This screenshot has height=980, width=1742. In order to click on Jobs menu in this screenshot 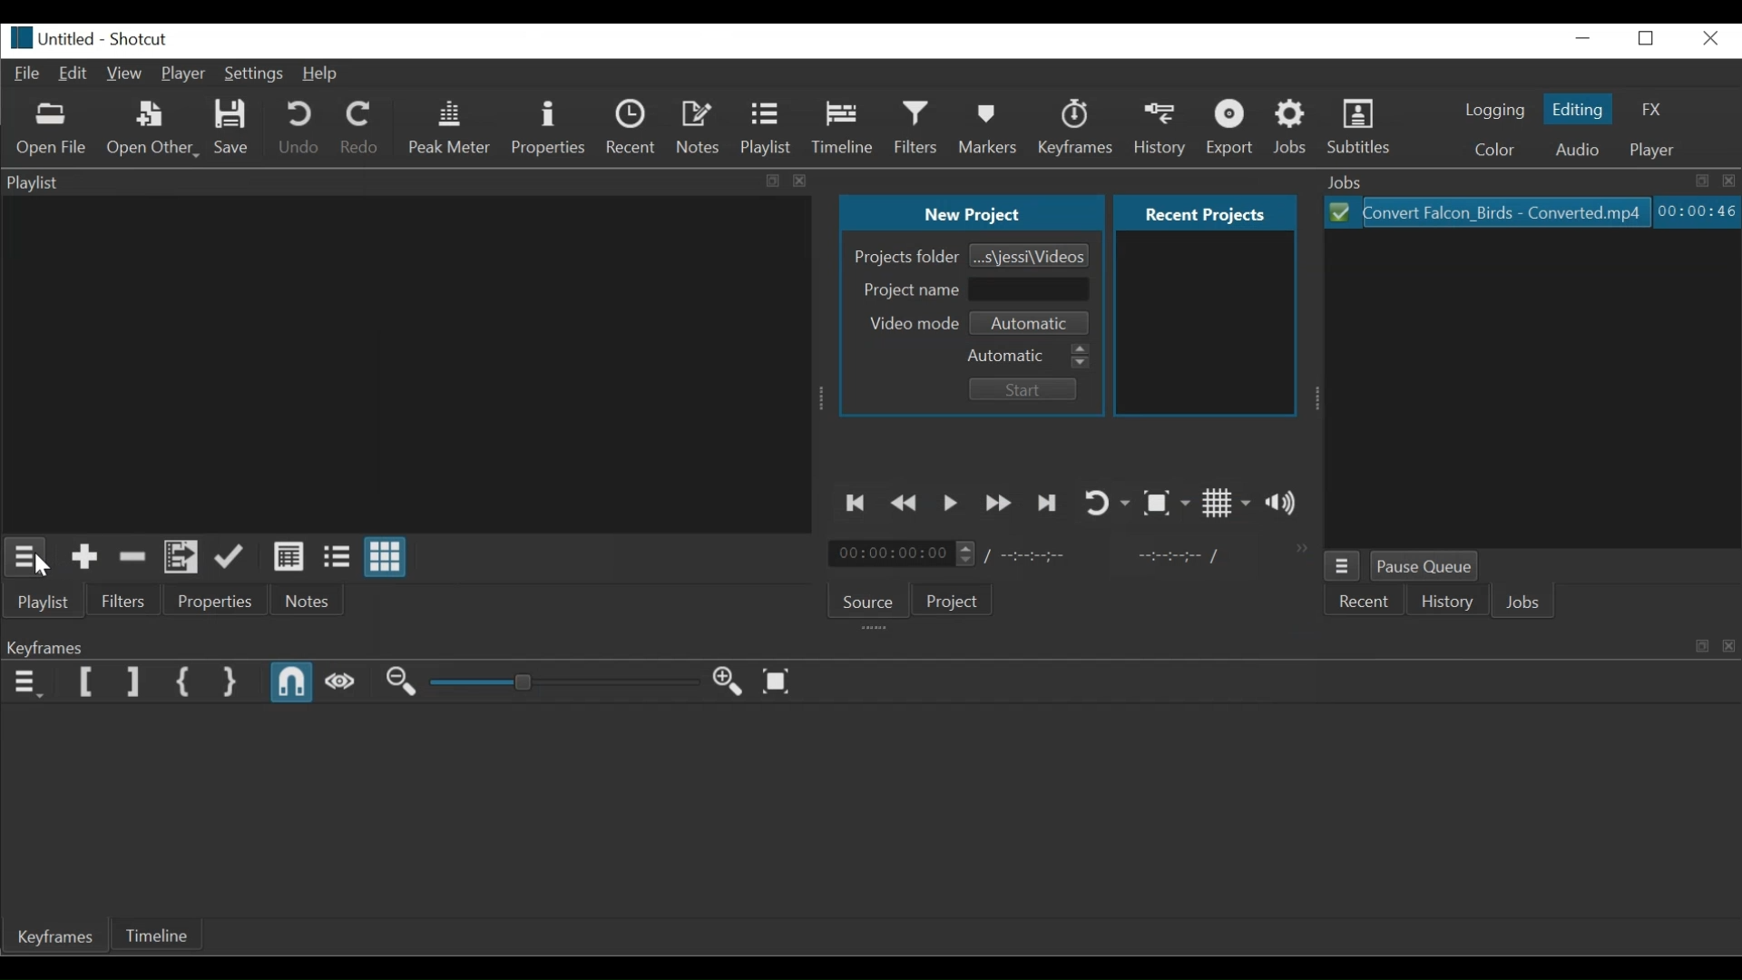, I will do `click(1344, 565)`.